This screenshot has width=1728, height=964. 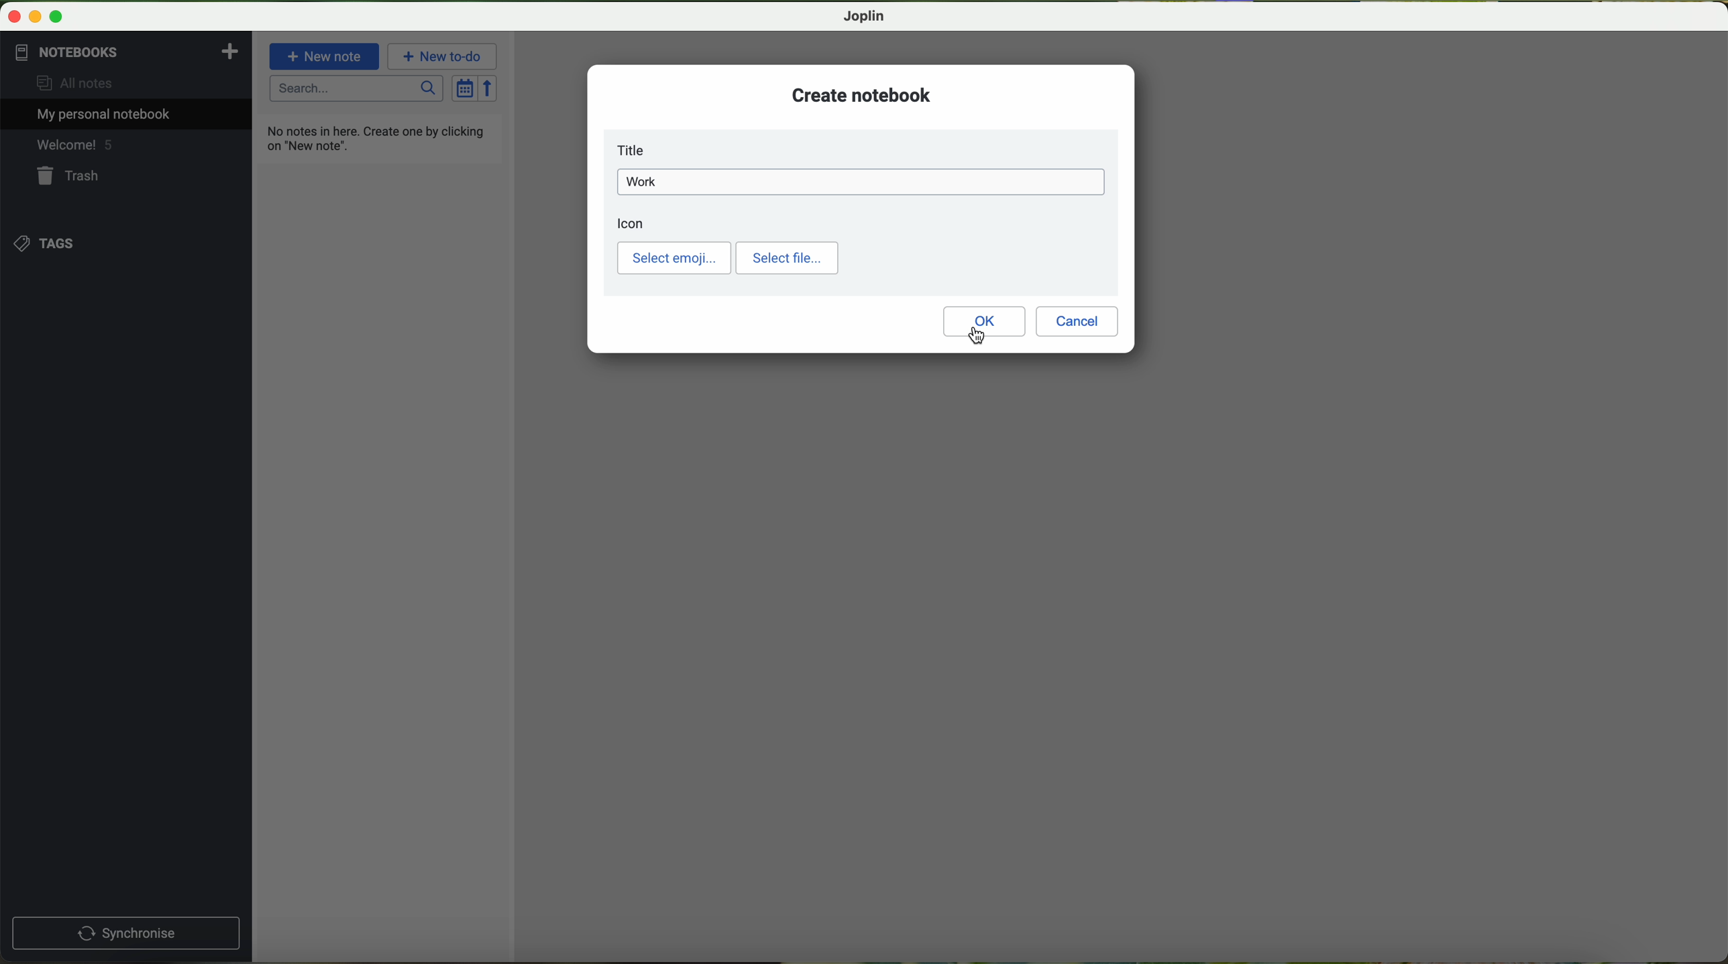 What do you see at coordinates (99, 115) in the screenshot?
I see `my personal notebook` at bounding box center [99, 115].